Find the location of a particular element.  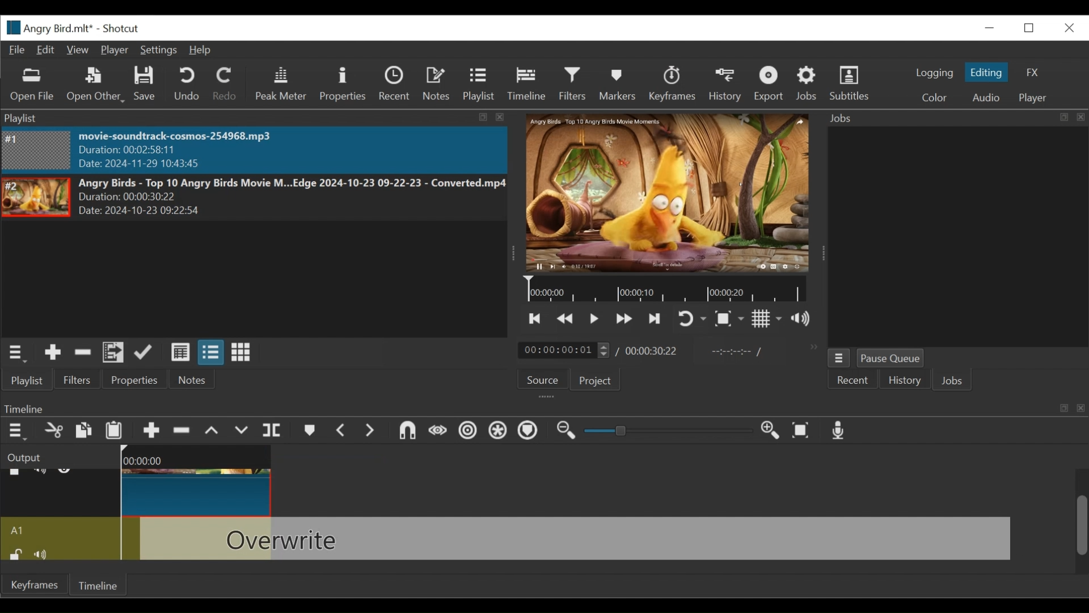

Snap is located at coordinates (406, 432).